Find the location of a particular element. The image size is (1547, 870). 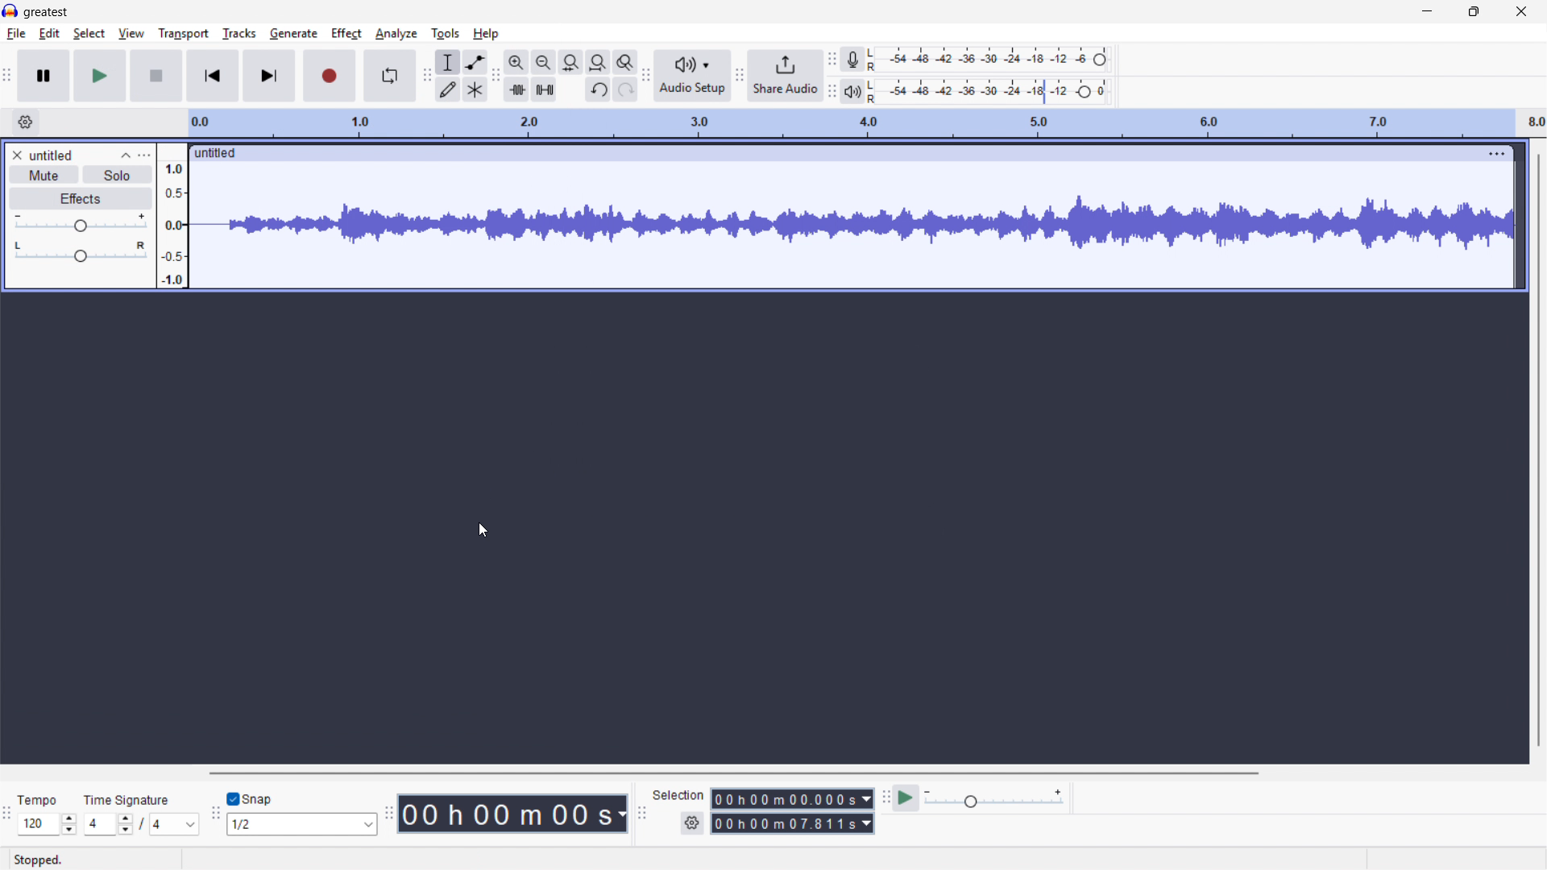

track control panel menu is located at coordinates (144, 155).